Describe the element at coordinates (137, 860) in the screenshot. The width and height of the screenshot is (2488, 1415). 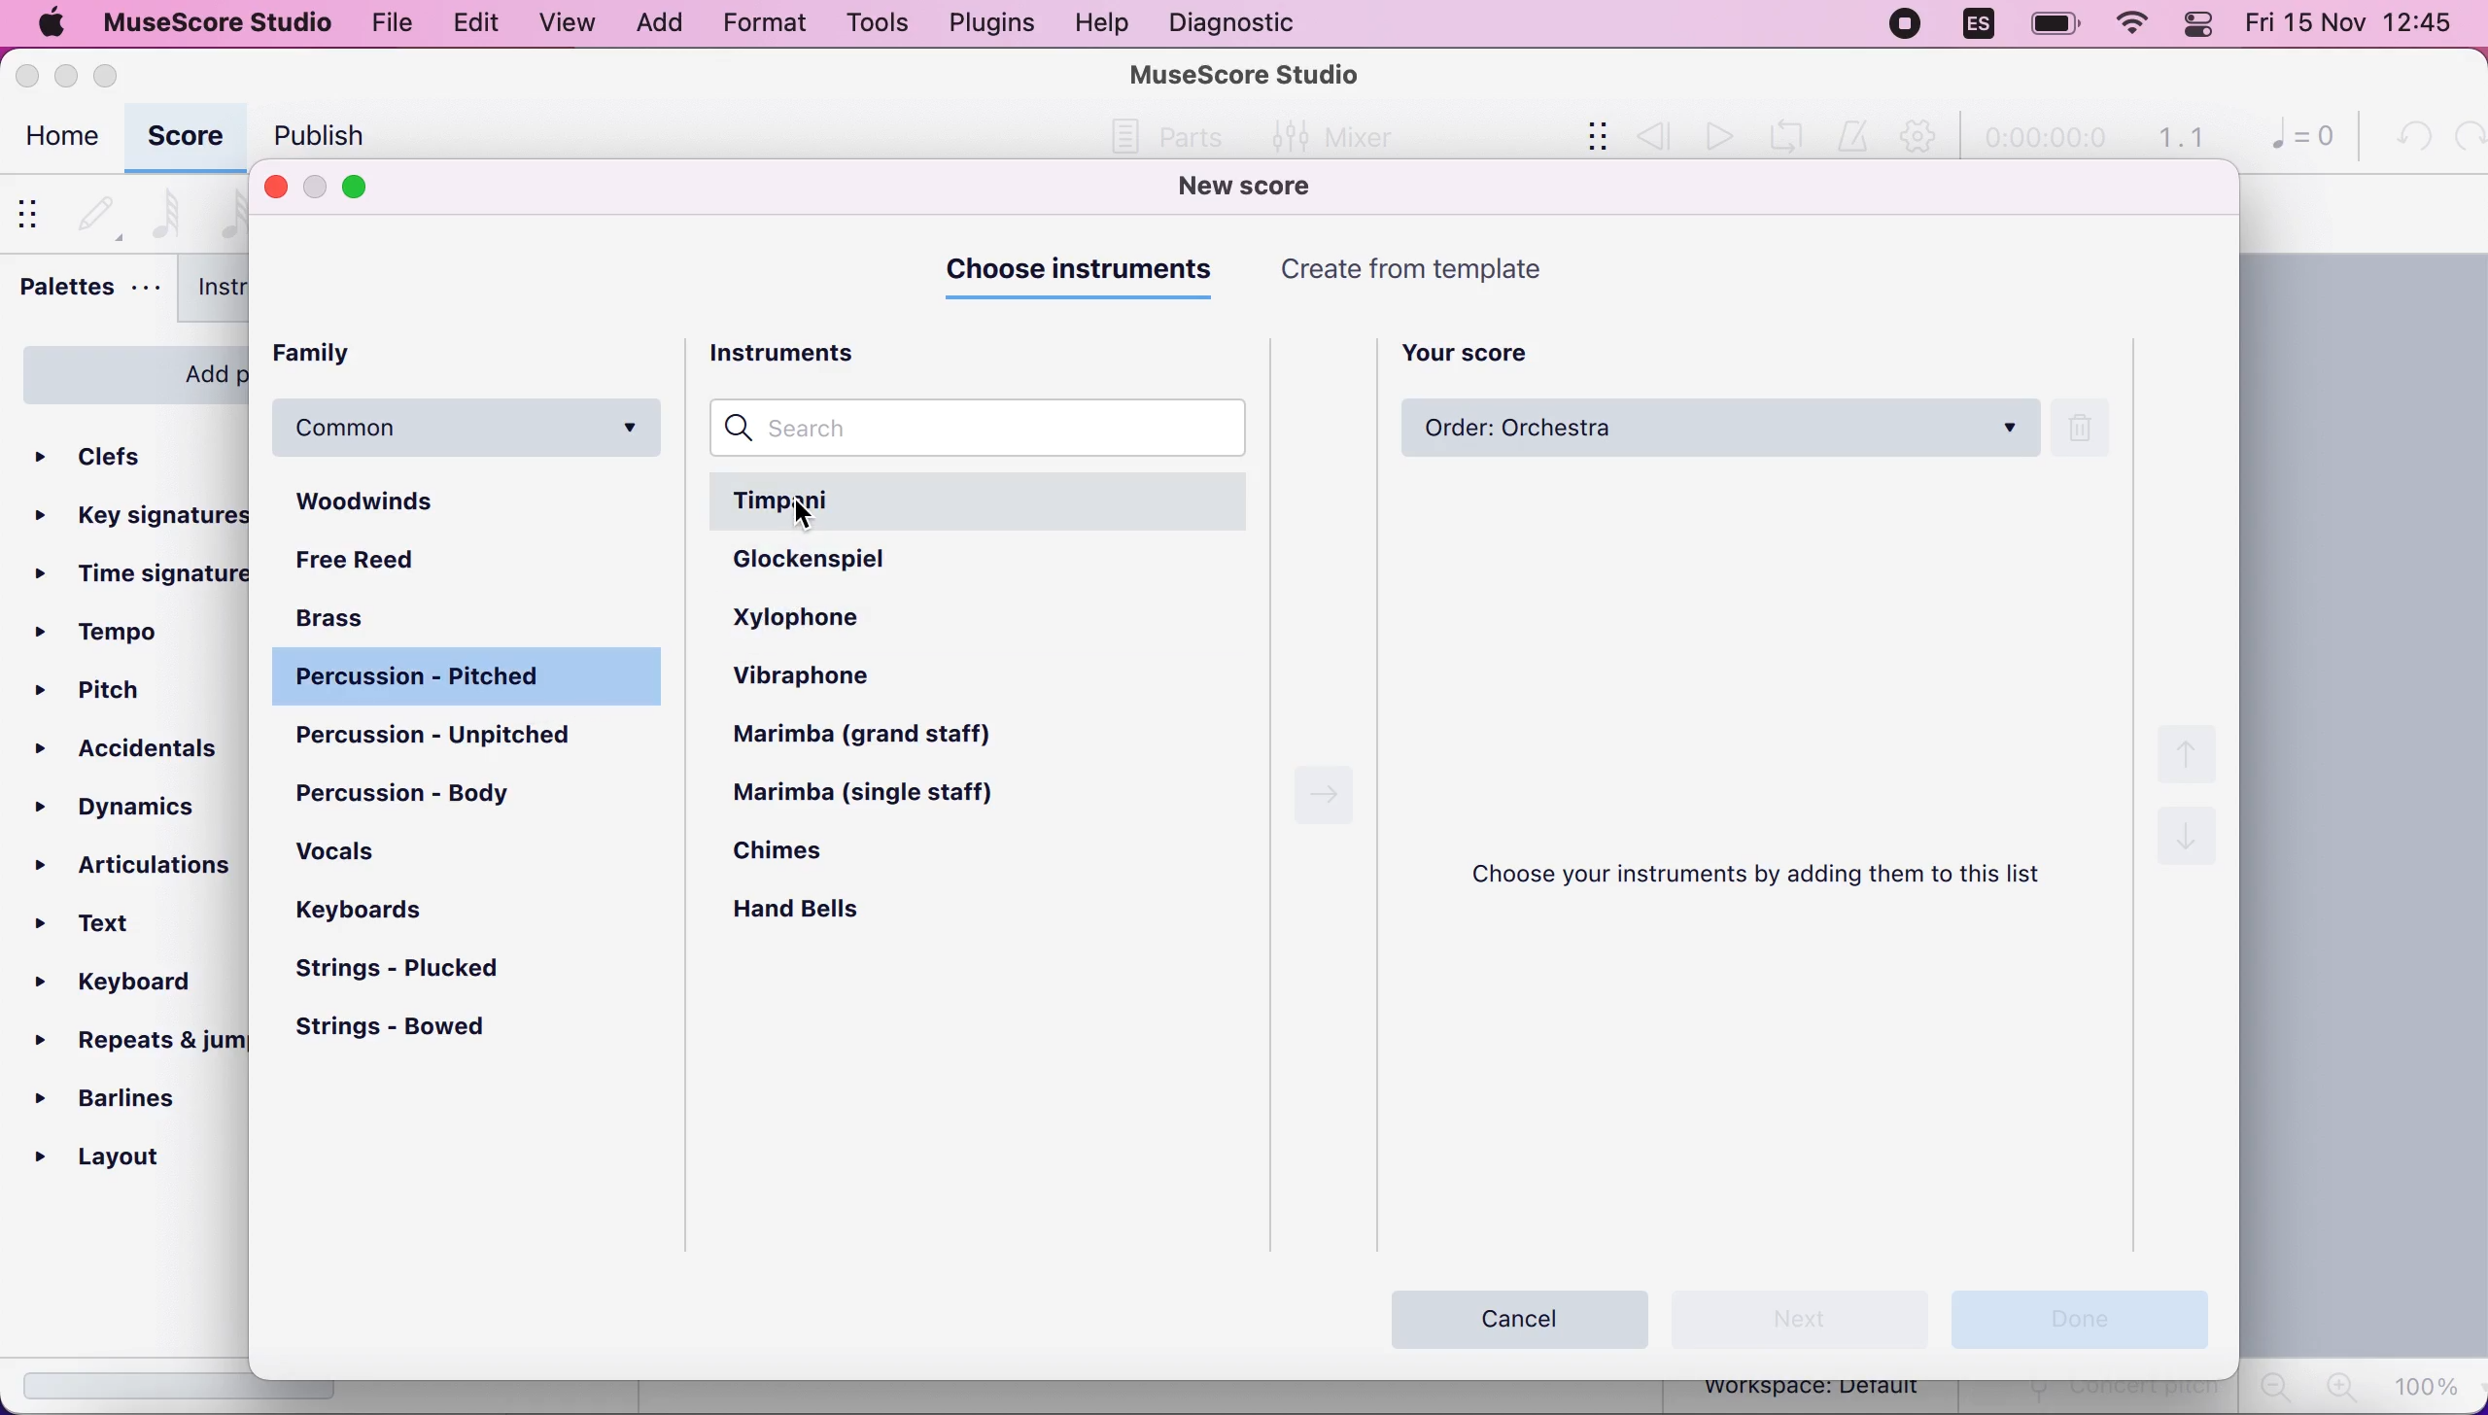
I see `articulations` at that location.